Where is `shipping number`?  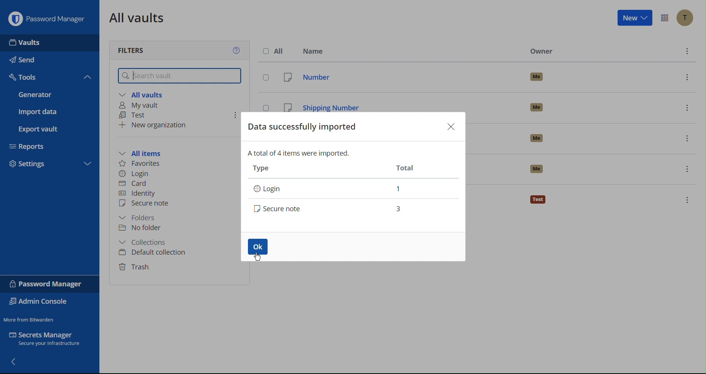 shipping number is located at coordinates (399, 104).